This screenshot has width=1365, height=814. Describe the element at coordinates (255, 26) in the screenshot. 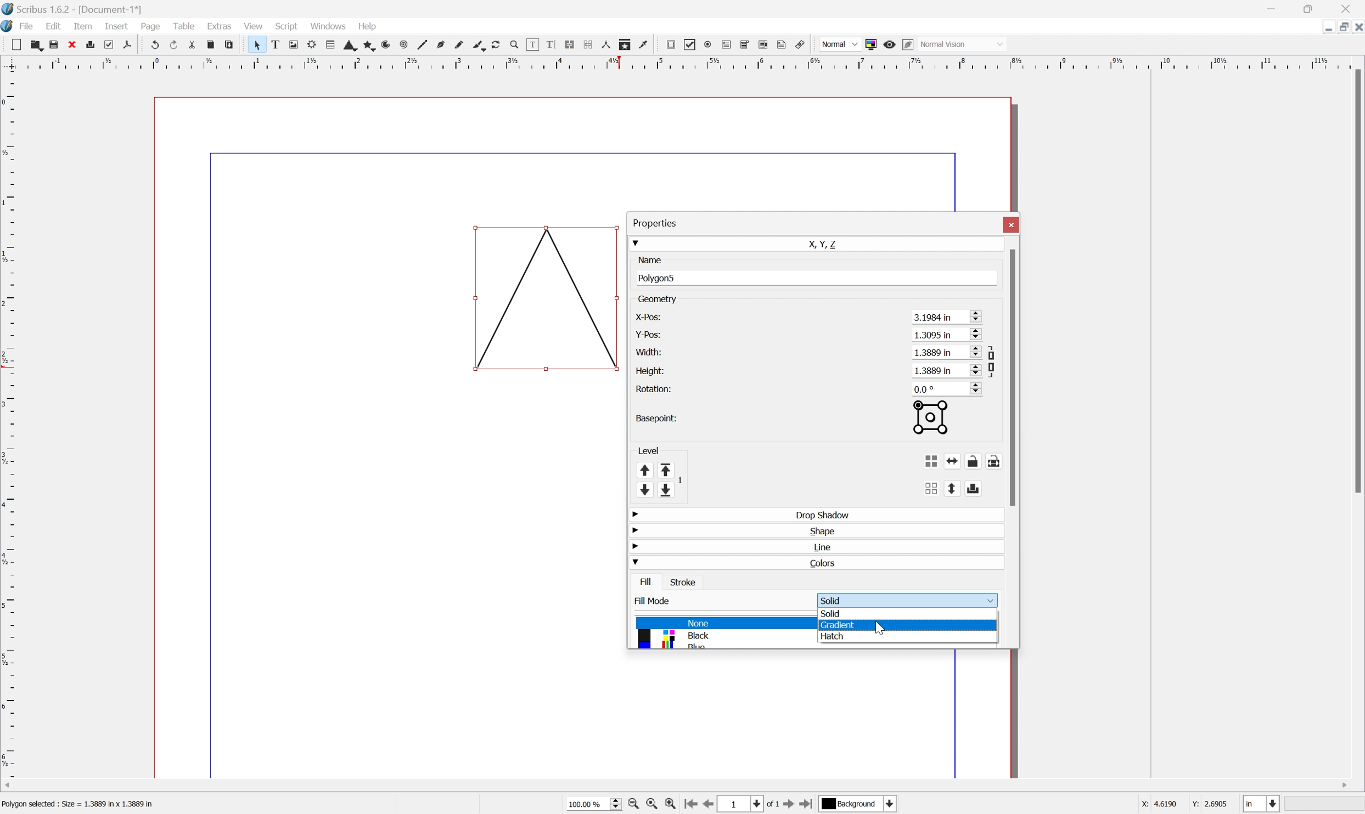

I see `View` at that location.